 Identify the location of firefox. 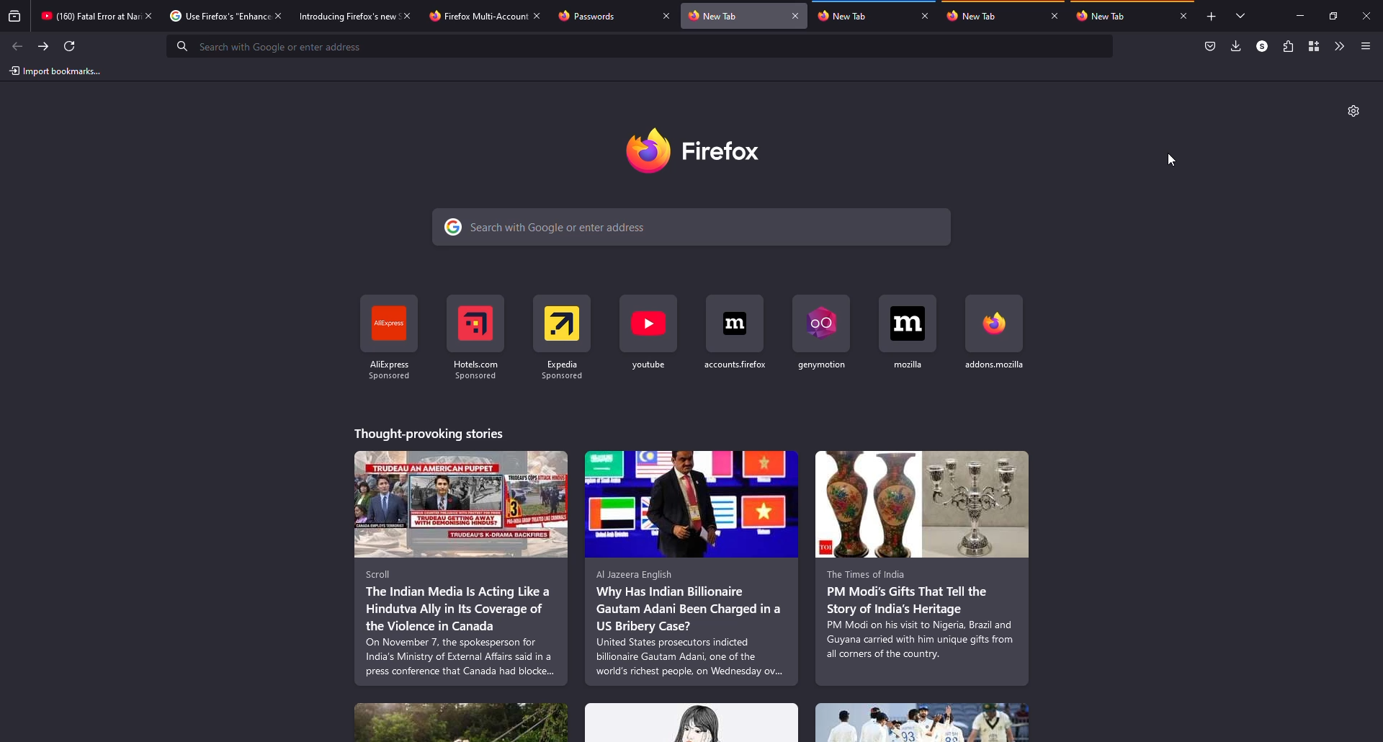
(712, 151).